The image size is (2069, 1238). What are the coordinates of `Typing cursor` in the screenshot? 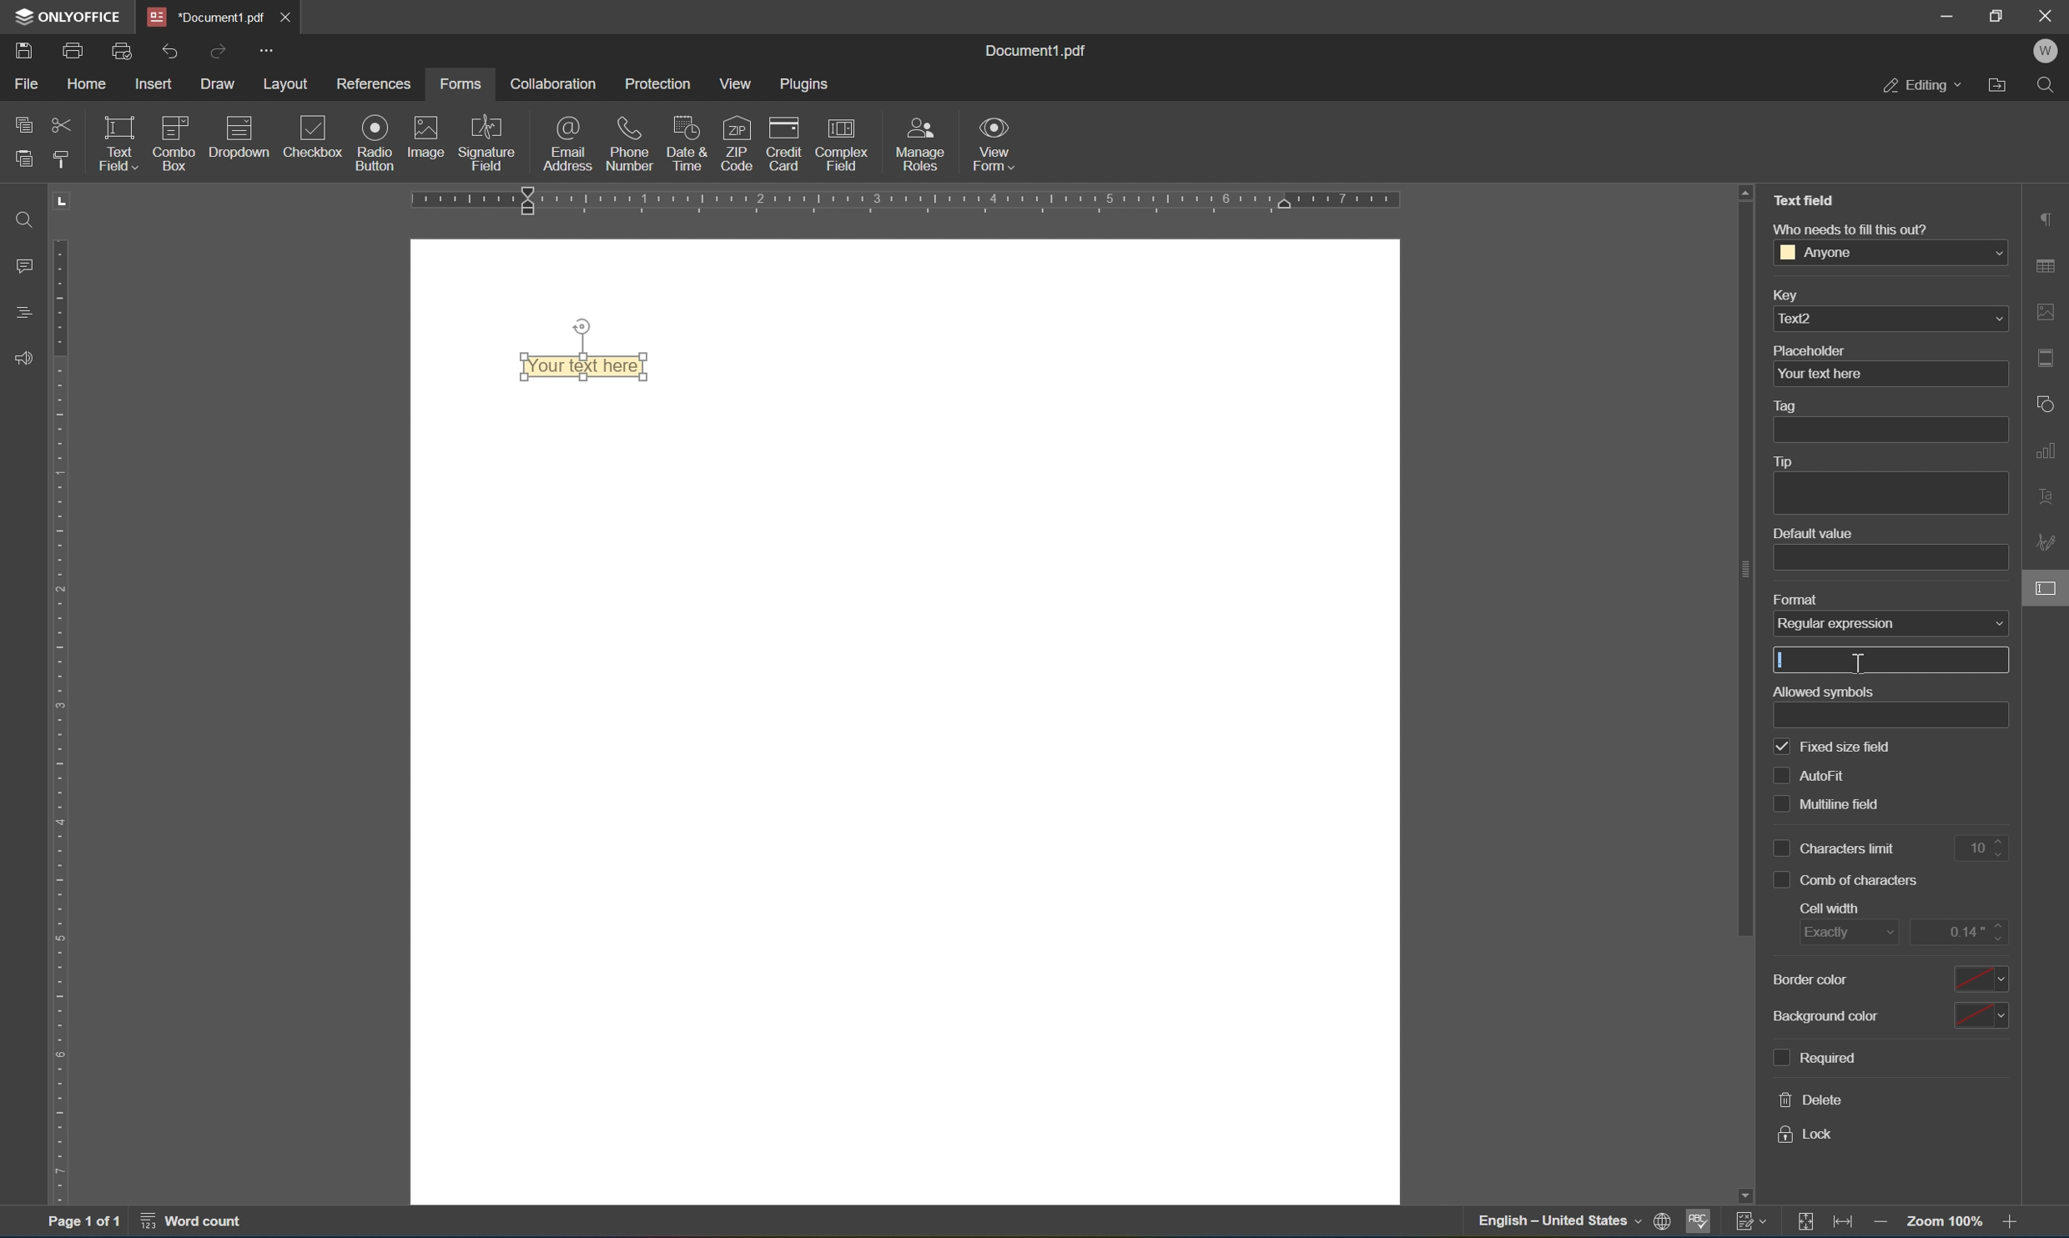 It's located at (1781, 661).